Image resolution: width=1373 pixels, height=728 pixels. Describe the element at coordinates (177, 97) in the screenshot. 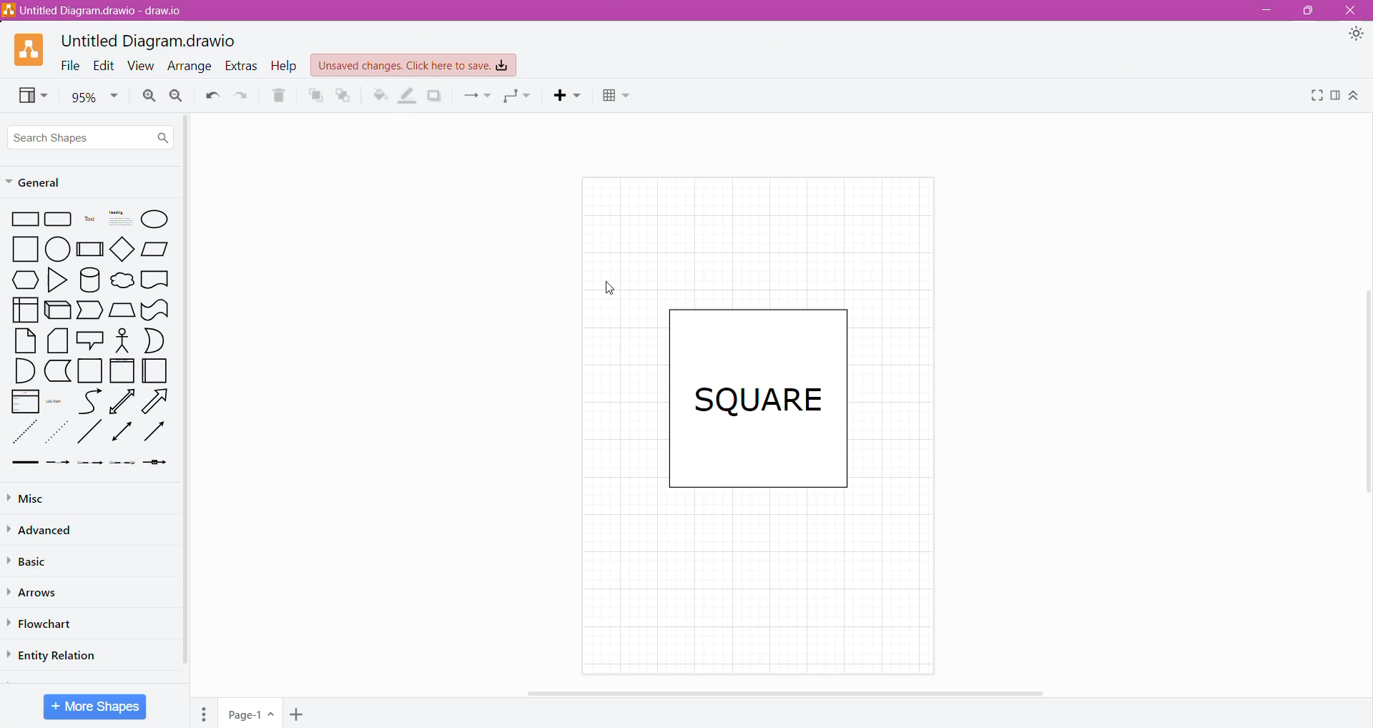

I see `Zoom Out` at that location.